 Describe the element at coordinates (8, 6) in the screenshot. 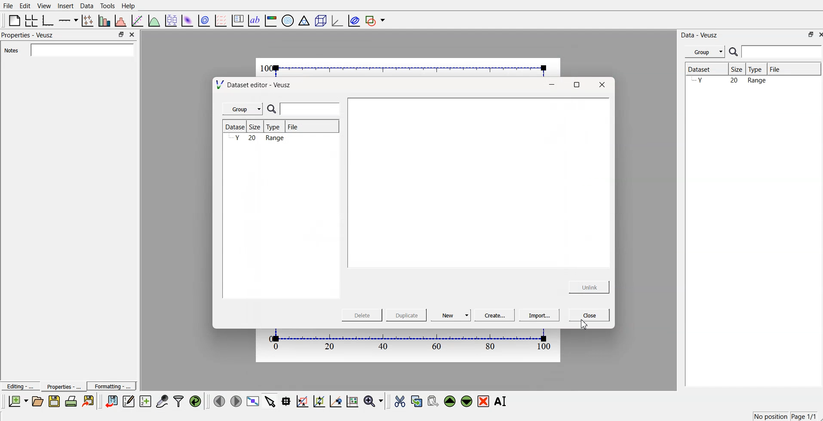

I see `File` at that location.